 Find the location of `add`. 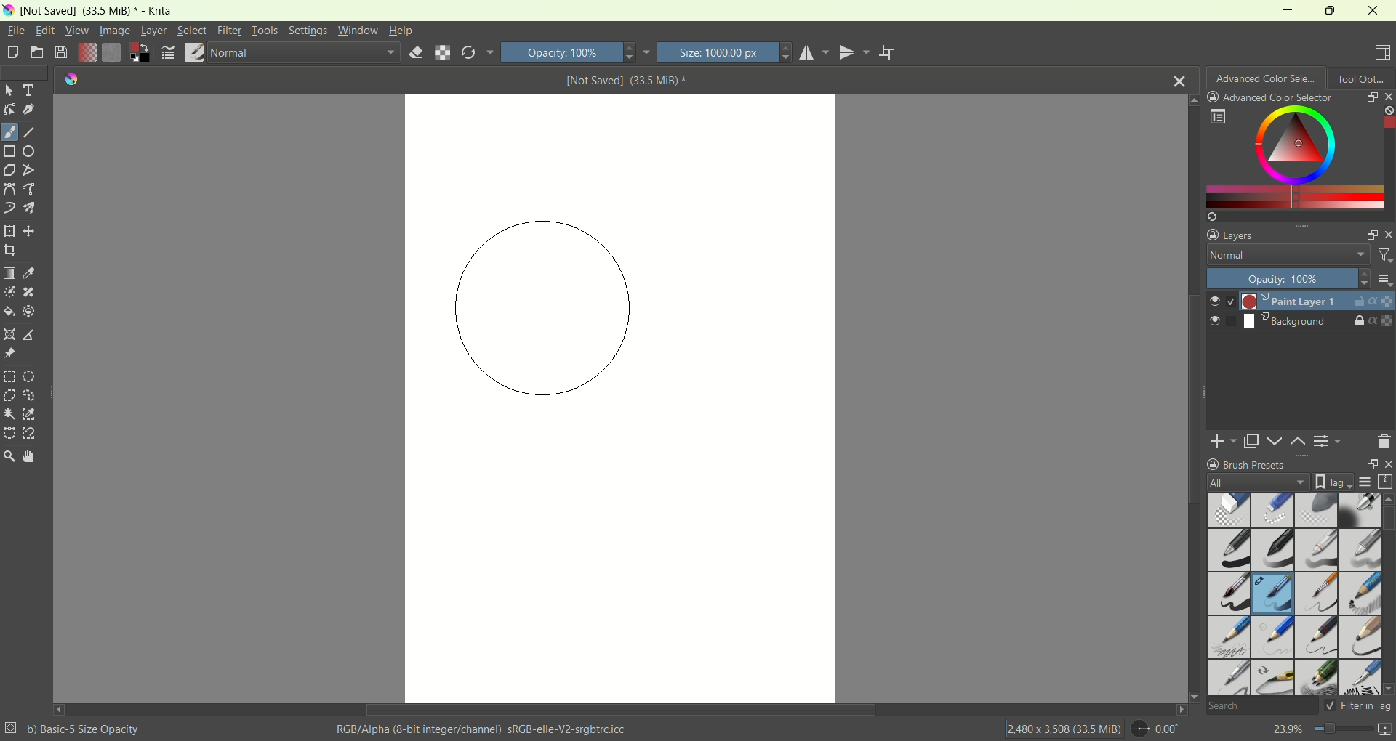

add is located at coordinates (1224, 440).